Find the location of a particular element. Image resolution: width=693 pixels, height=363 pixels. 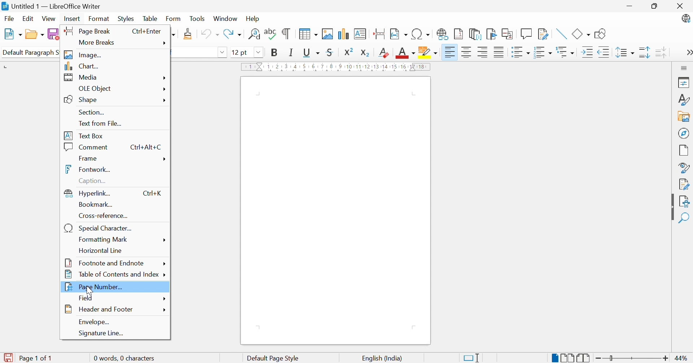

Tools is located at coordinates (197, 19).